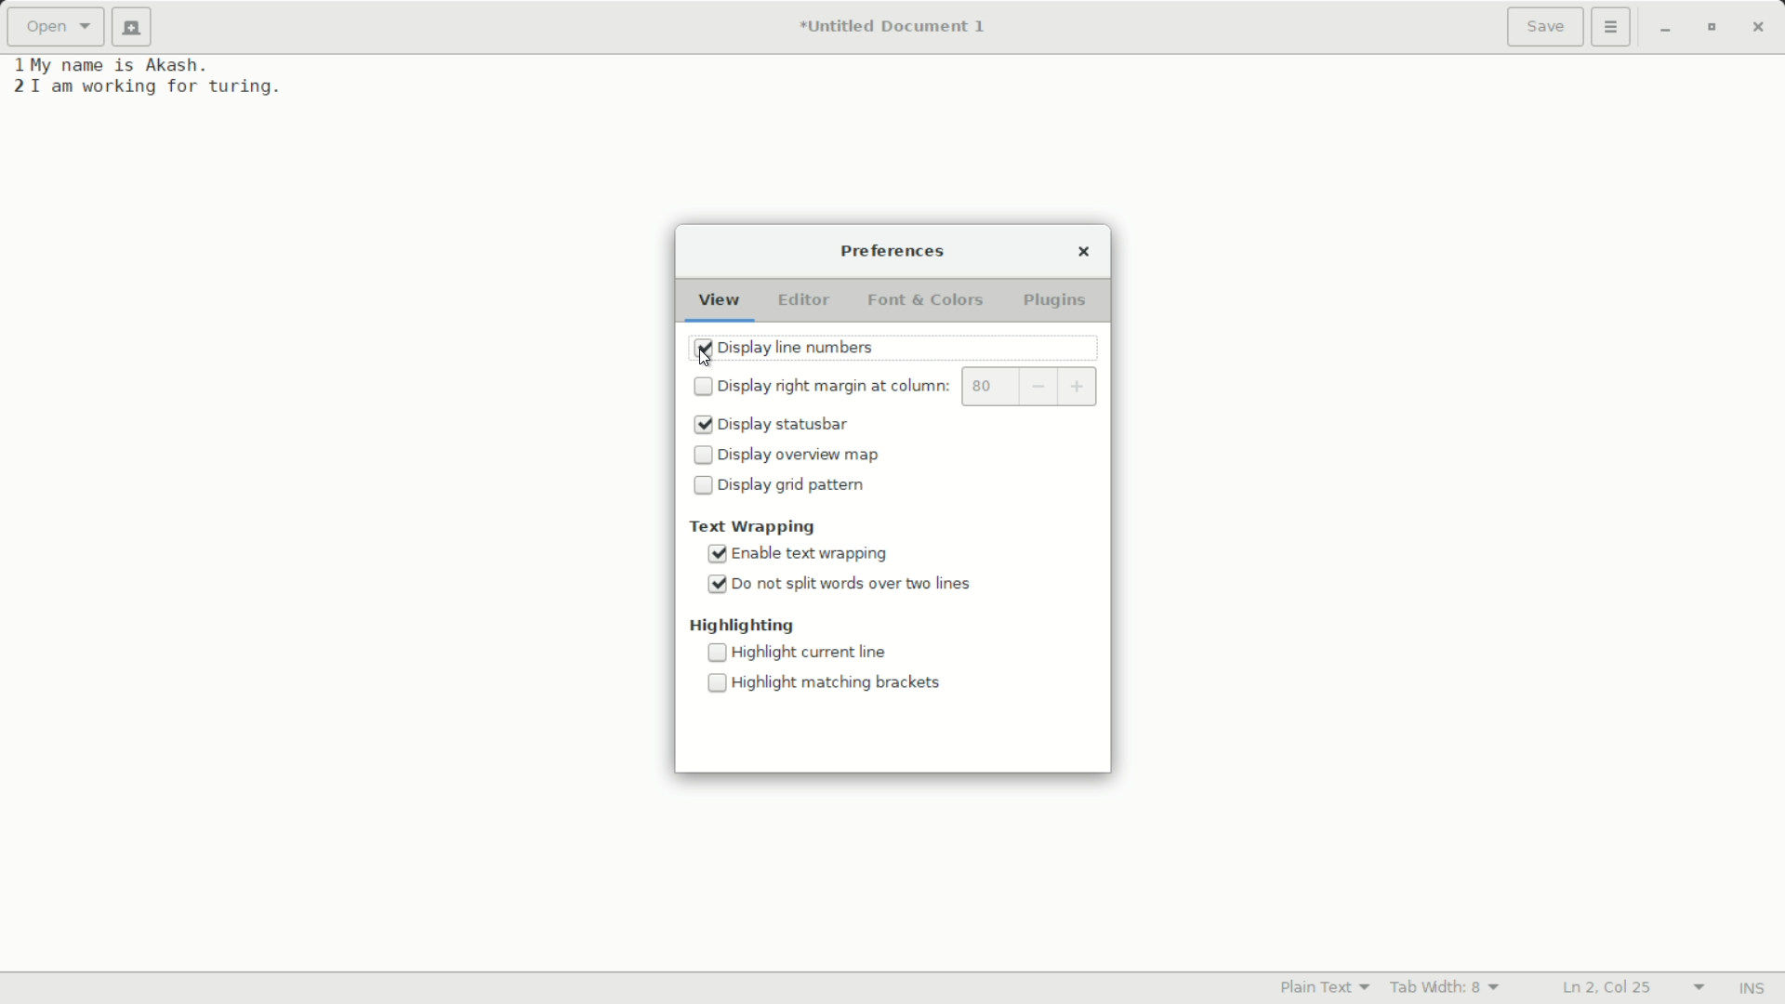 This screenshot has height=1004, width=1785. I want to click on preferences, so click(895, 253).